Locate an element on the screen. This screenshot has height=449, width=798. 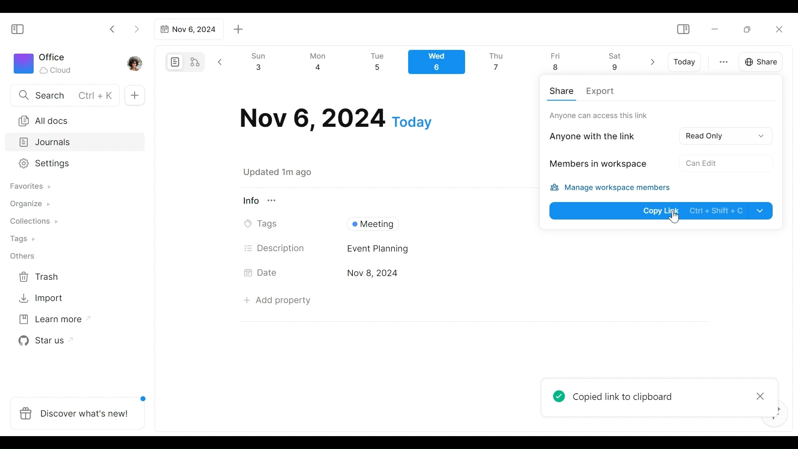
Favorites is located at coordinates (30, 187).